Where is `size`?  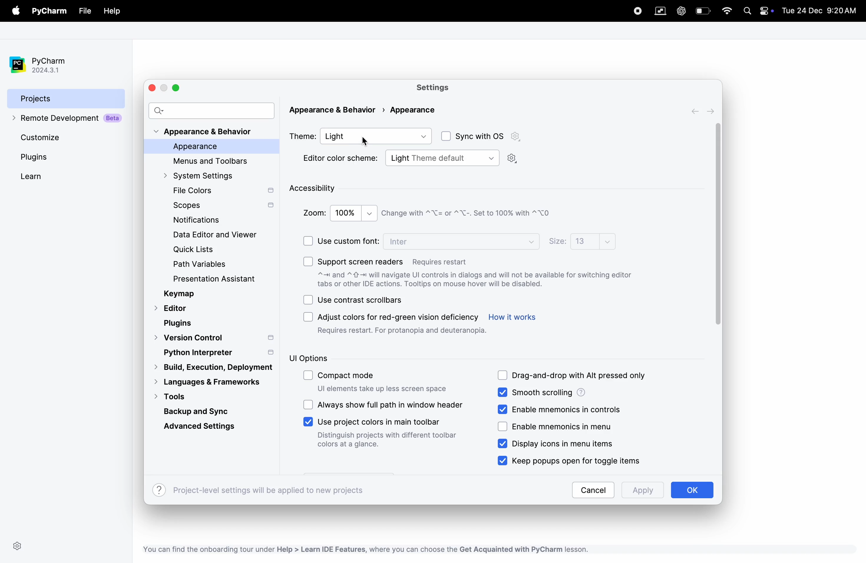 size is located at coordinates (557, 242).